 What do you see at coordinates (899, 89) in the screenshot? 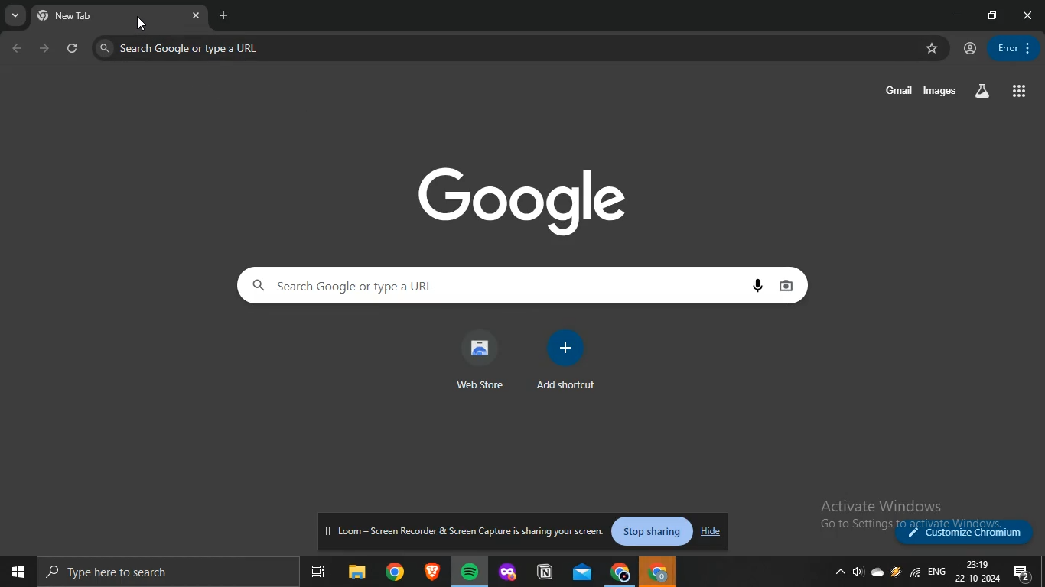
I see `gmail` at bounding box center [899, 89].